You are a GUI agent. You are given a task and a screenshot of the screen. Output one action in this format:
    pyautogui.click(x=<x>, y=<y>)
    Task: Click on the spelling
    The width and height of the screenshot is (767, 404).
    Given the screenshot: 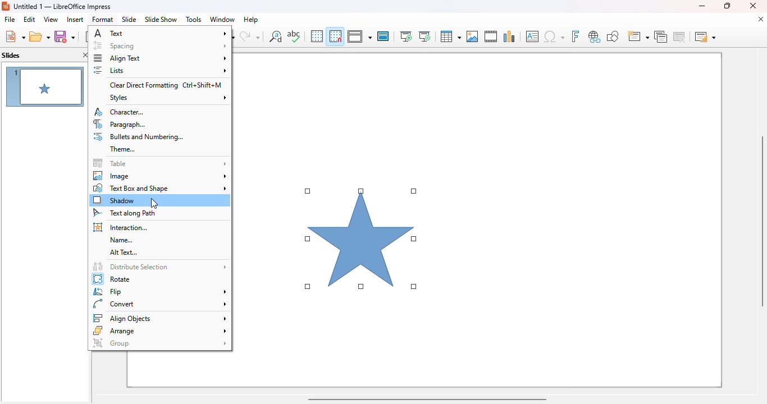 What is the action you would take?
    pyautogui.click(x=294, y=36)
    